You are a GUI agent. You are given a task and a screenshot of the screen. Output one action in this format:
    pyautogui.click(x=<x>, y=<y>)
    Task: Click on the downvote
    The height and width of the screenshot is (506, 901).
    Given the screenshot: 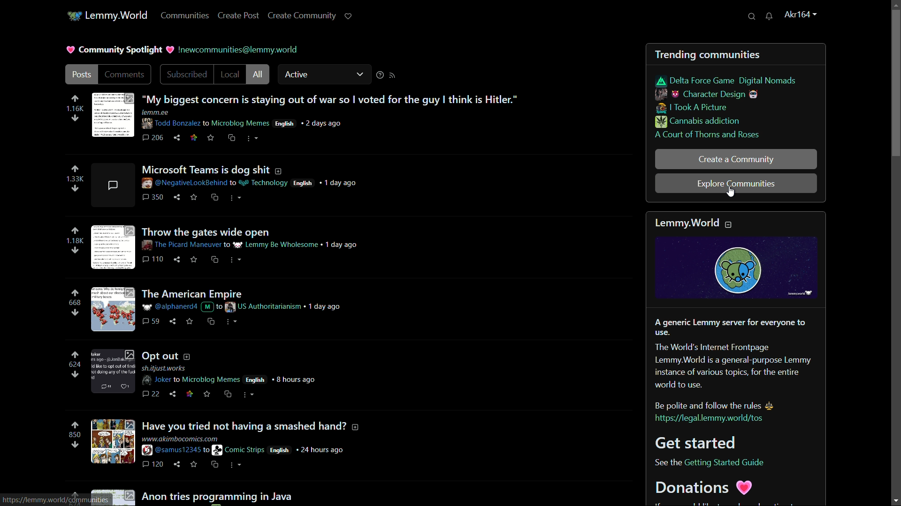 What is the action you would take?
    pyautogui.click(x=74, y=314)
    